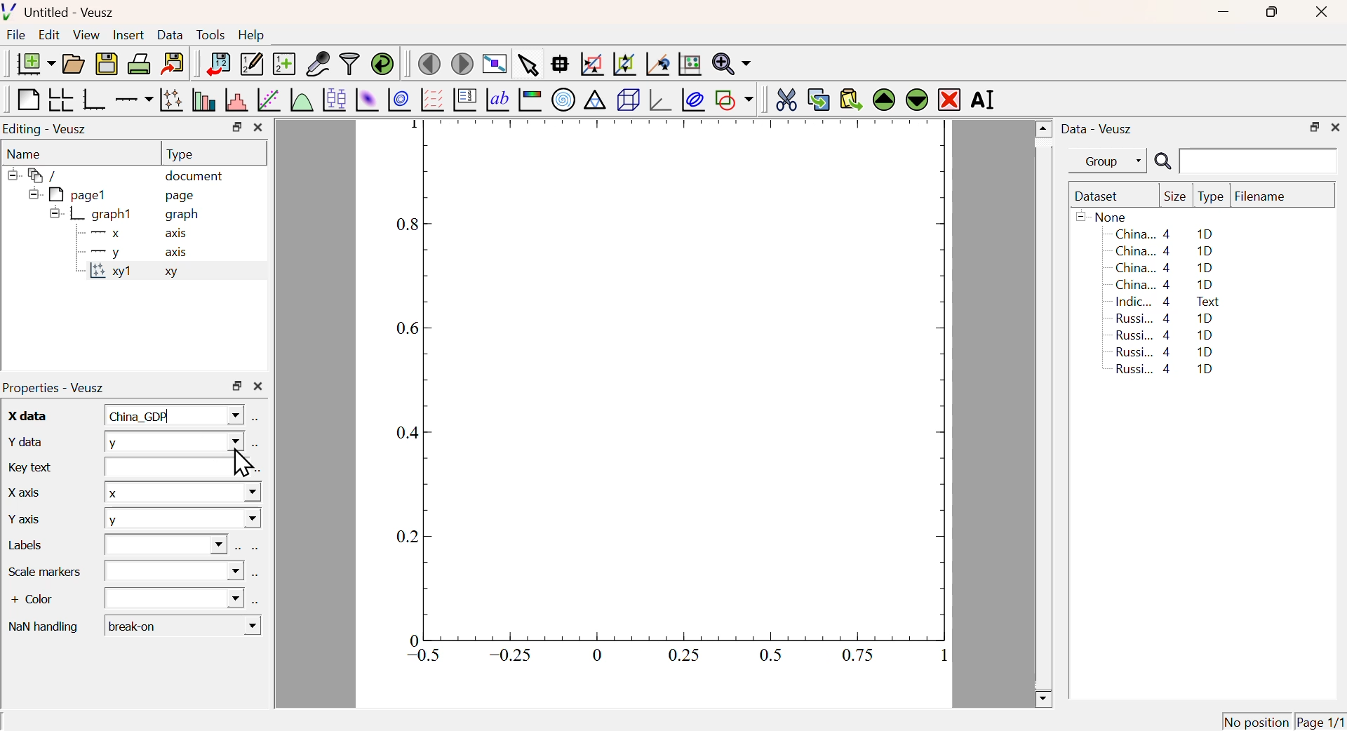  Describe the element at coordinates (175, 571) in the screenshot. I see `Dropdown` at that location.